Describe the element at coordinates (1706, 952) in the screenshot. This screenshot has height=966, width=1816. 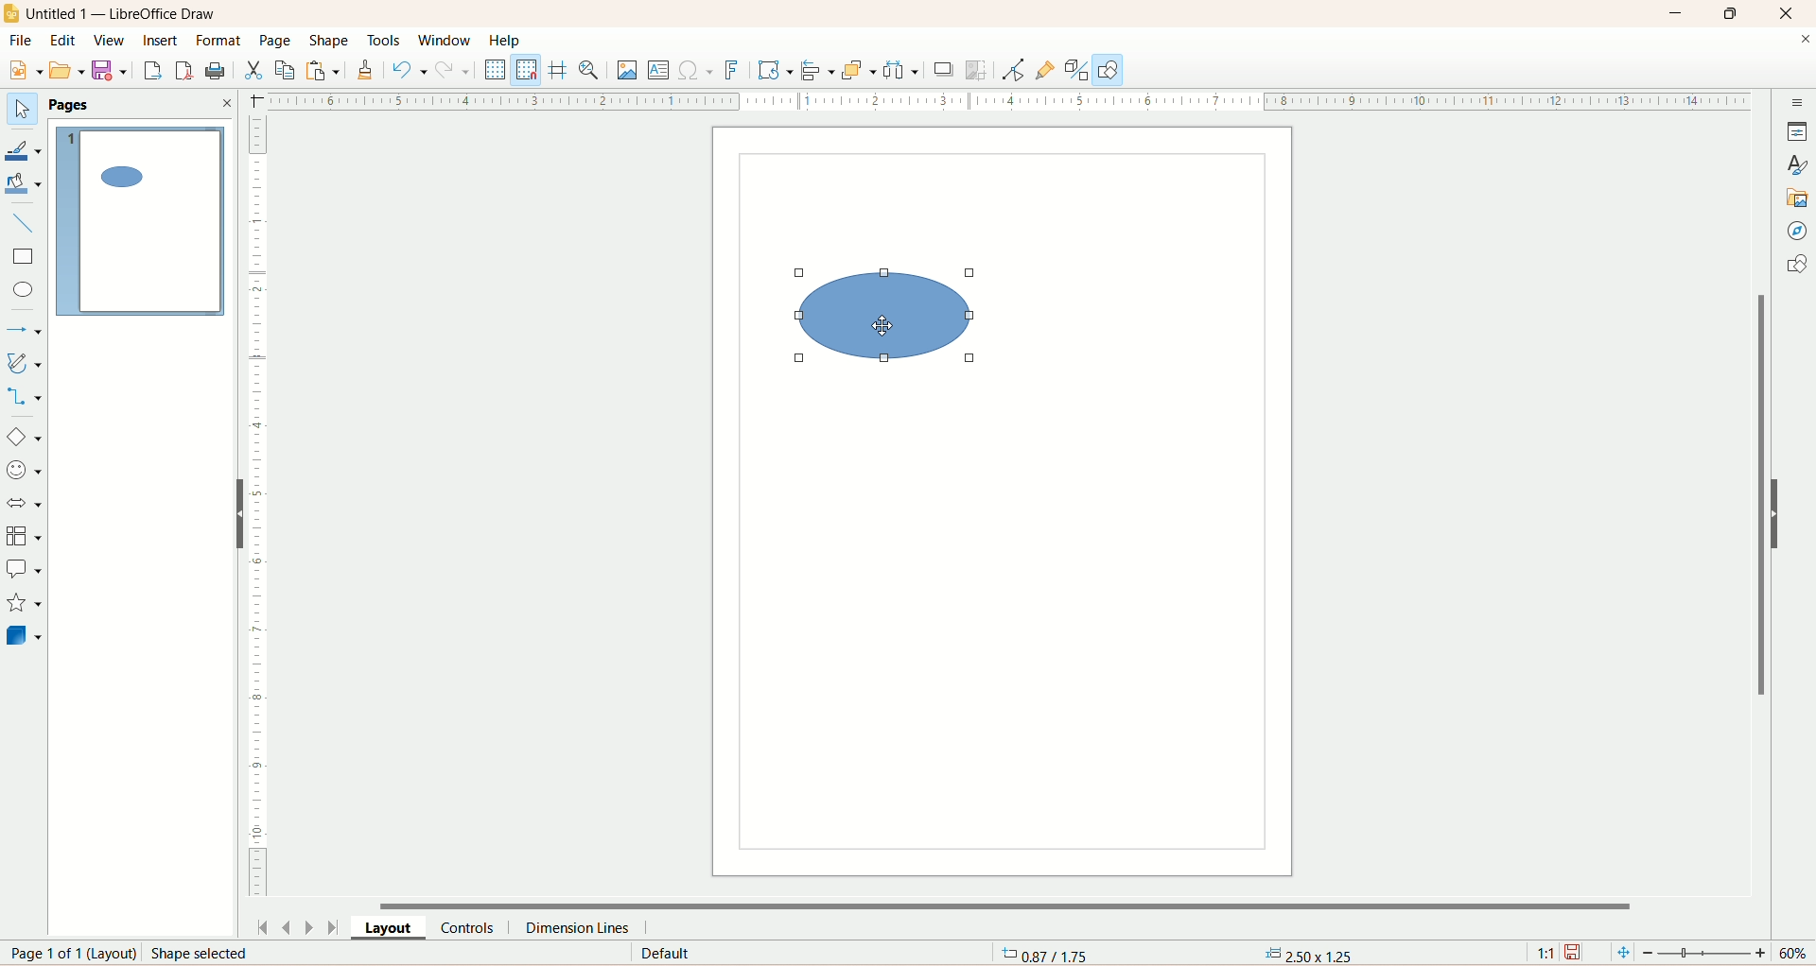
I see `zoom factor` at that location.